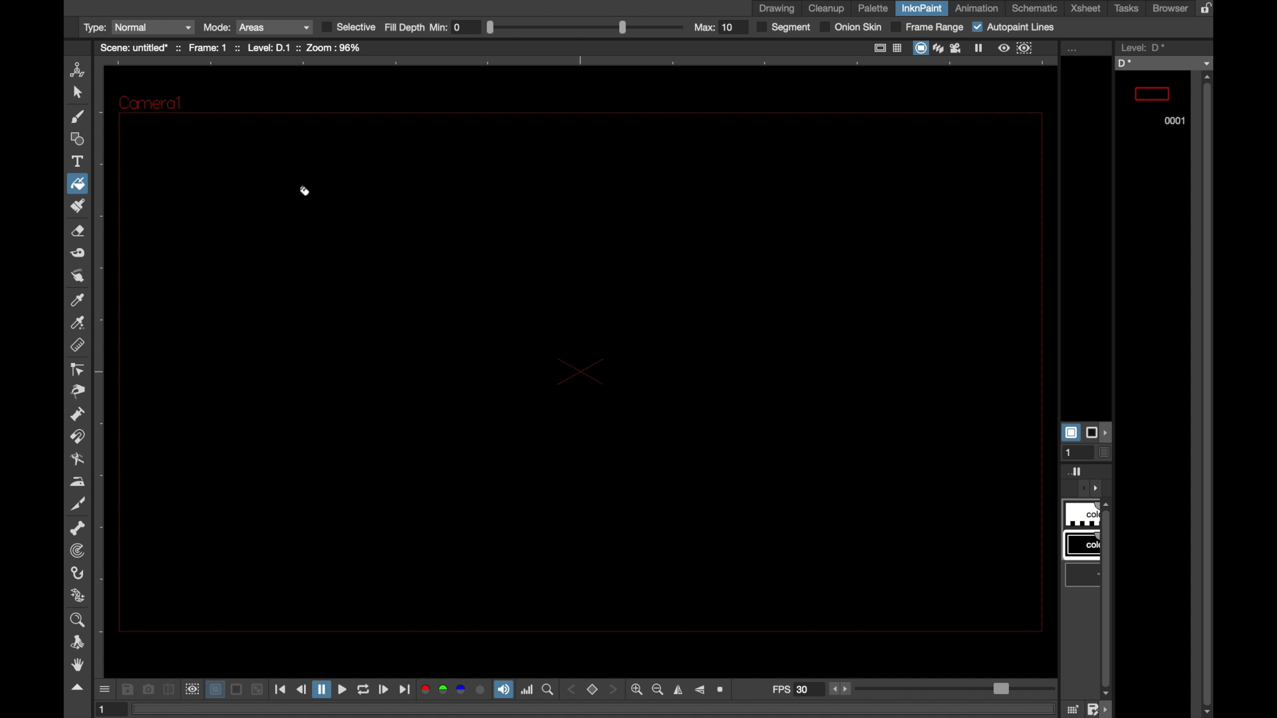 This screenshot has height=718, width=1277. I want to click on xsheet, so click(1086, 8).